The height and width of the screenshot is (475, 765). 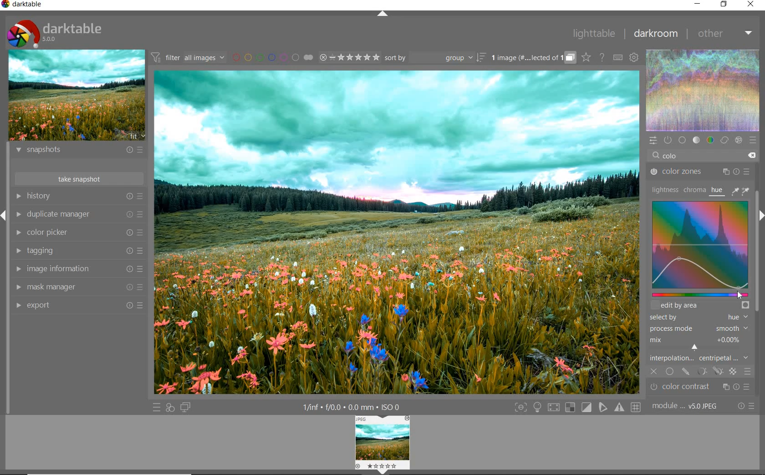 I want to click on Color contrast, so click(x=705, y=387).